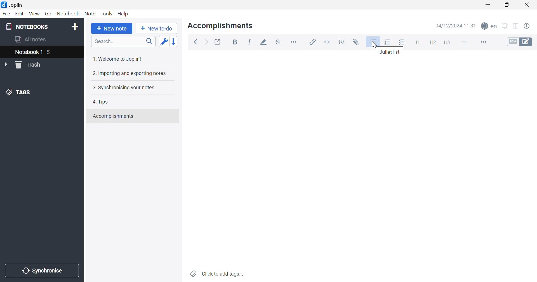 This screenshot has width=537, height=282. I want to click on Help, so click(123, 13).